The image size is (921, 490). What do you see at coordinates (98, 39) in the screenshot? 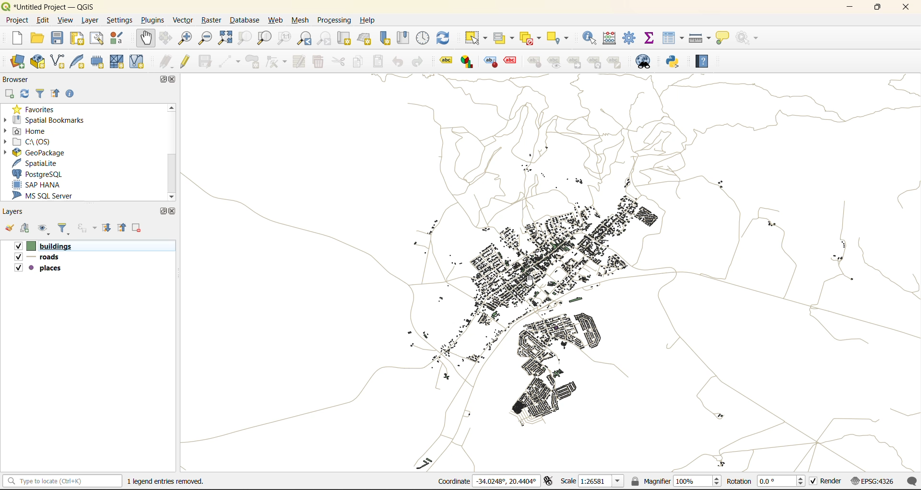
I see `show layout` at bounding box center [98, 39].